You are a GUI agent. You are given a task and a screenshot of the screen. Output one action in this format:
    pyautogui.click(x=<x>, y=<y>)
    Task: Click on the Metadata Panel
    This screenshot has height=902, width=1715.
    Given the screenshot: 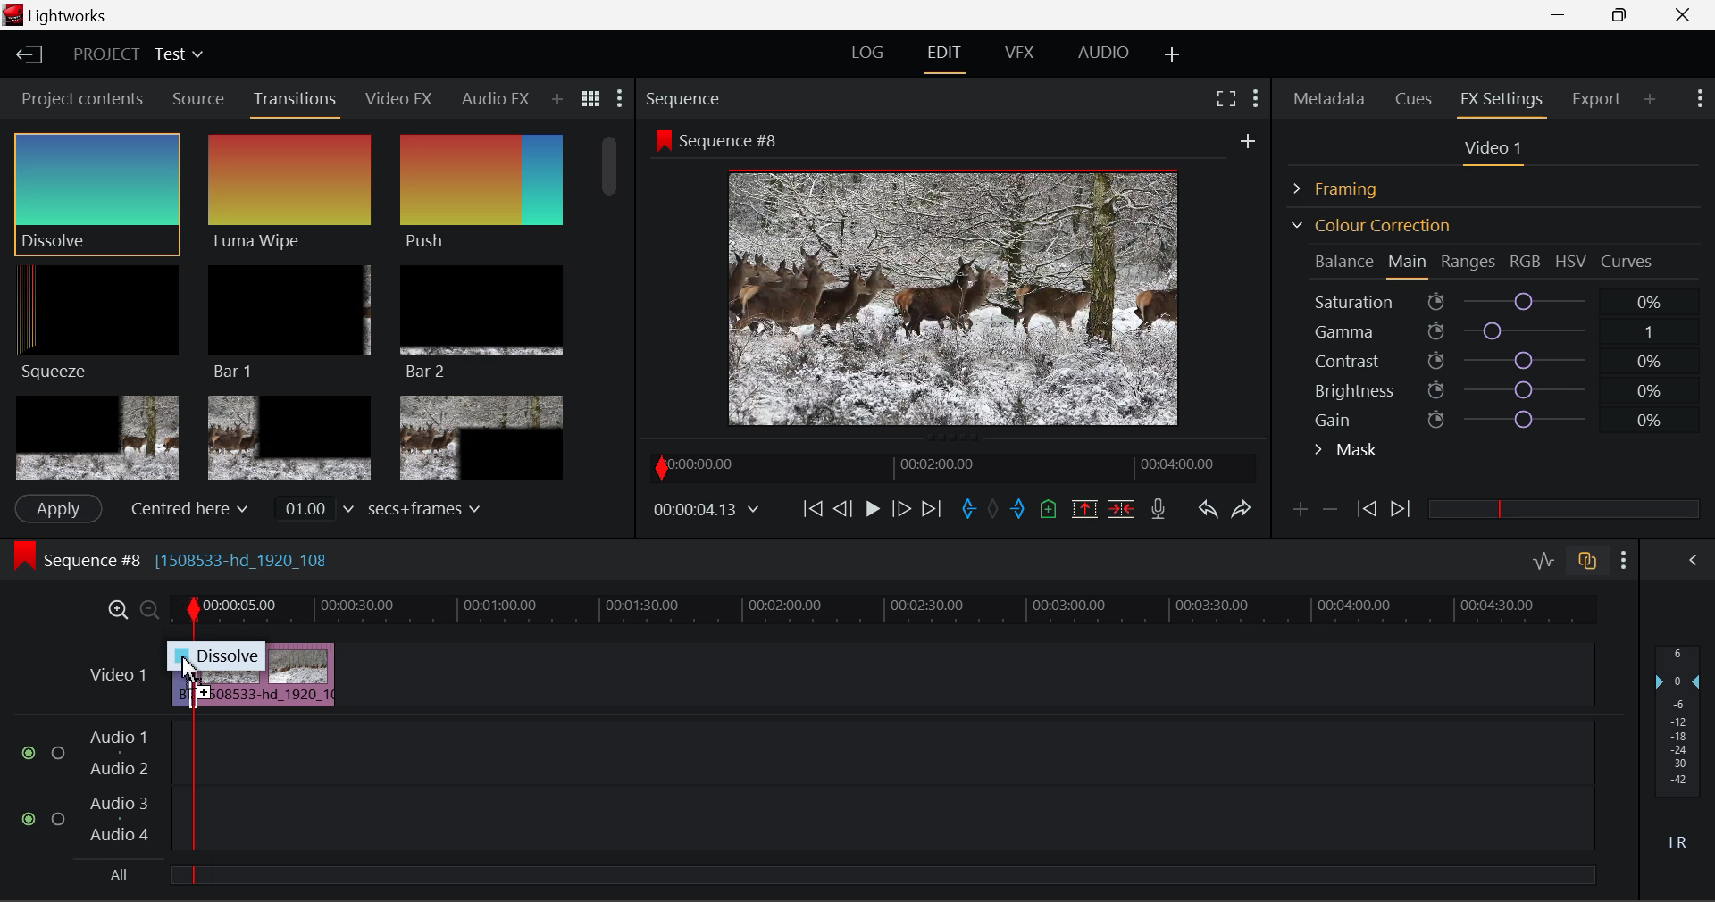 What is the action you would take?
    pyautogui.click(x=1331, y=96)
    